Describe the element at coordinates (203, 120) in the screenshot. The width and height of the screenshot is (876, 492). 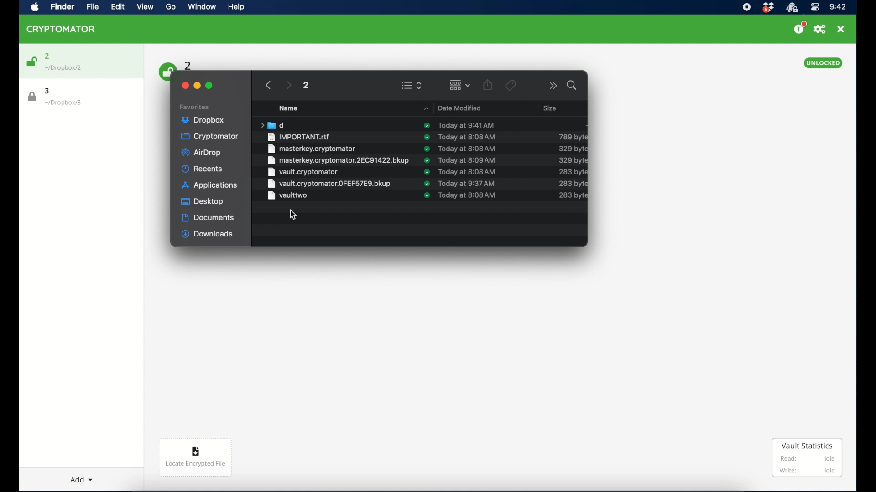
I see `dropbox` at that location.